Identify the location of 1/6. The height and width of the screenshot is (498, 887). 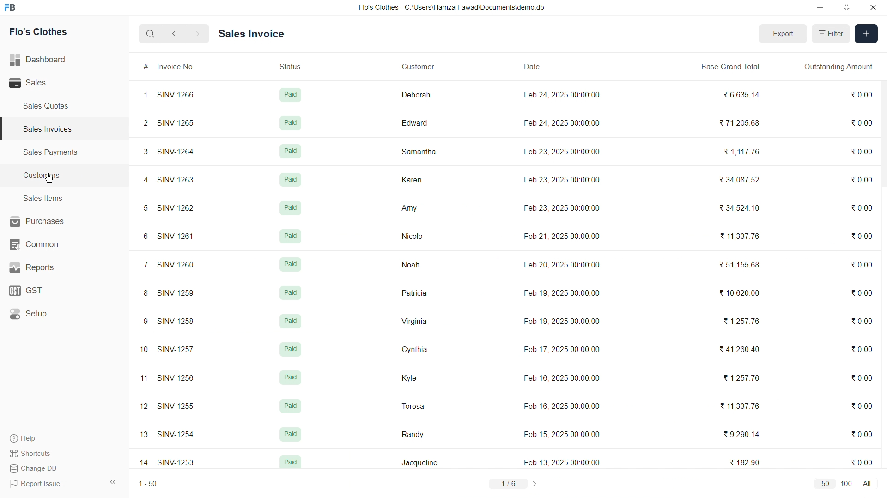
(514, 483).